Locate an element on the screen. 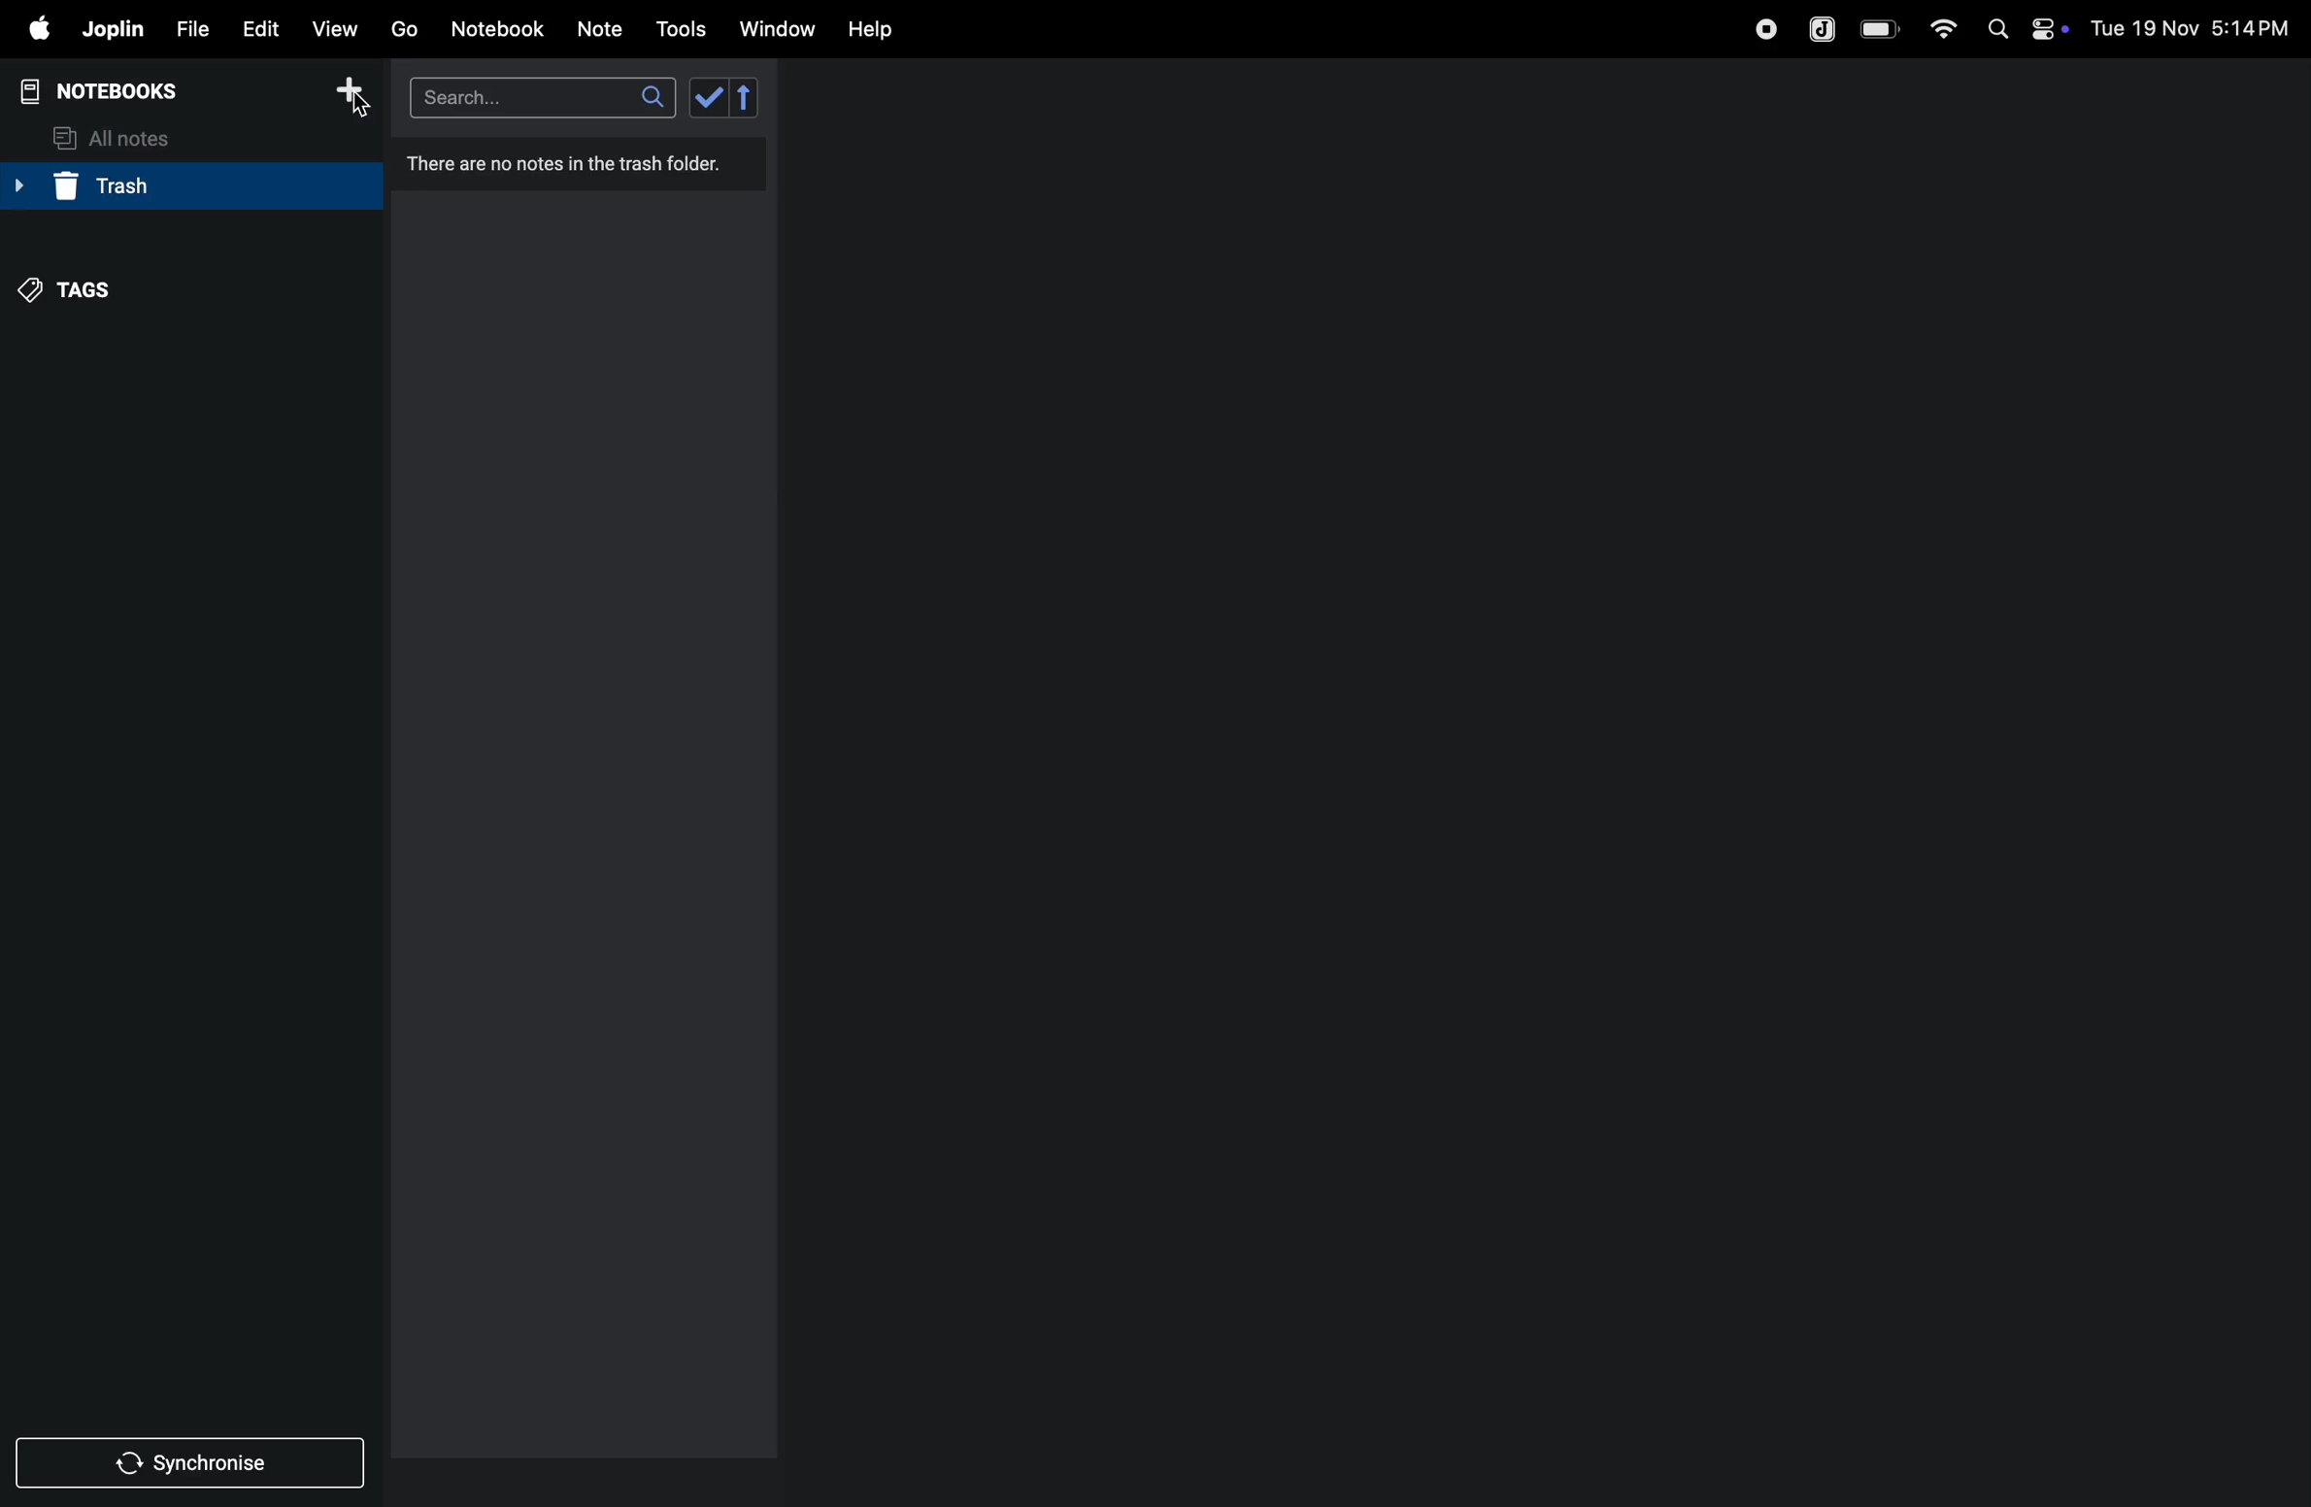  tags is located at coordinates (76, 293).